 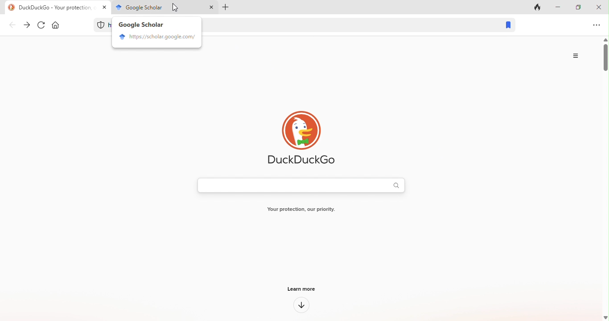 What do you see at coordinates (539, 7) in the screenshot?
I see `track tab` at bounding box center [539, 7].